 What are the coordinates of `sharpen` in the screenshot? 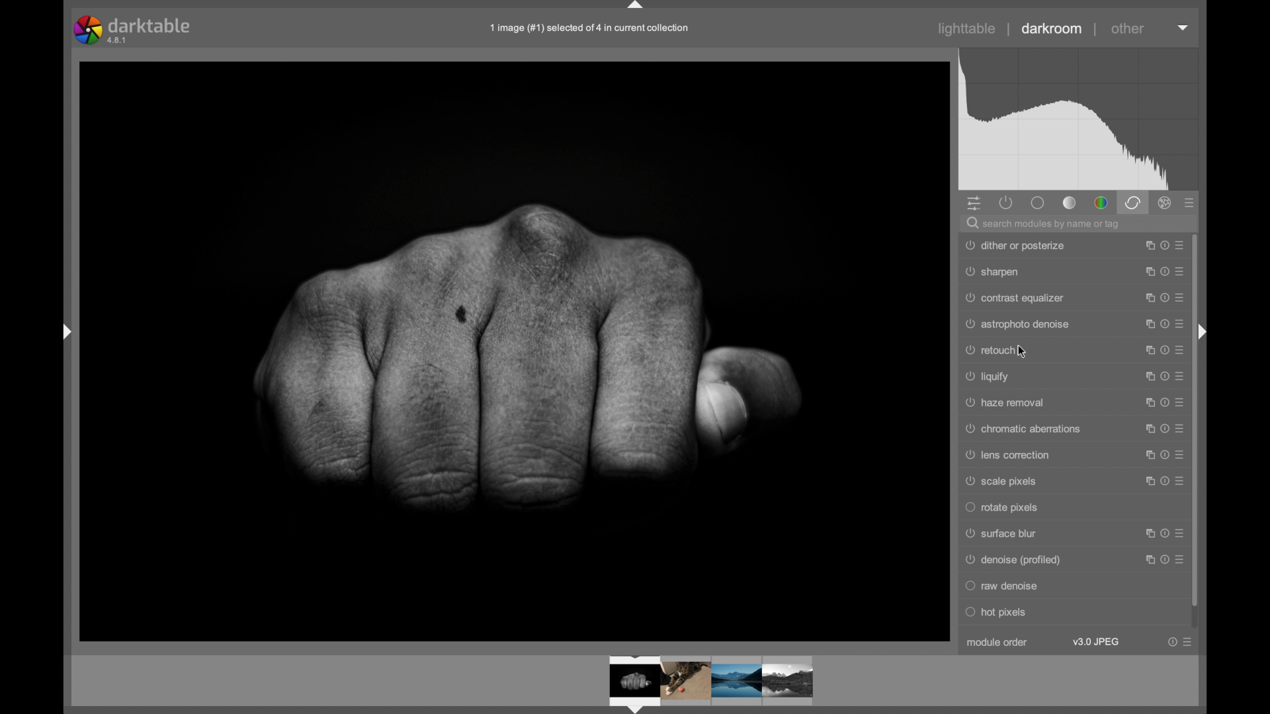 It's located at (993, 272).